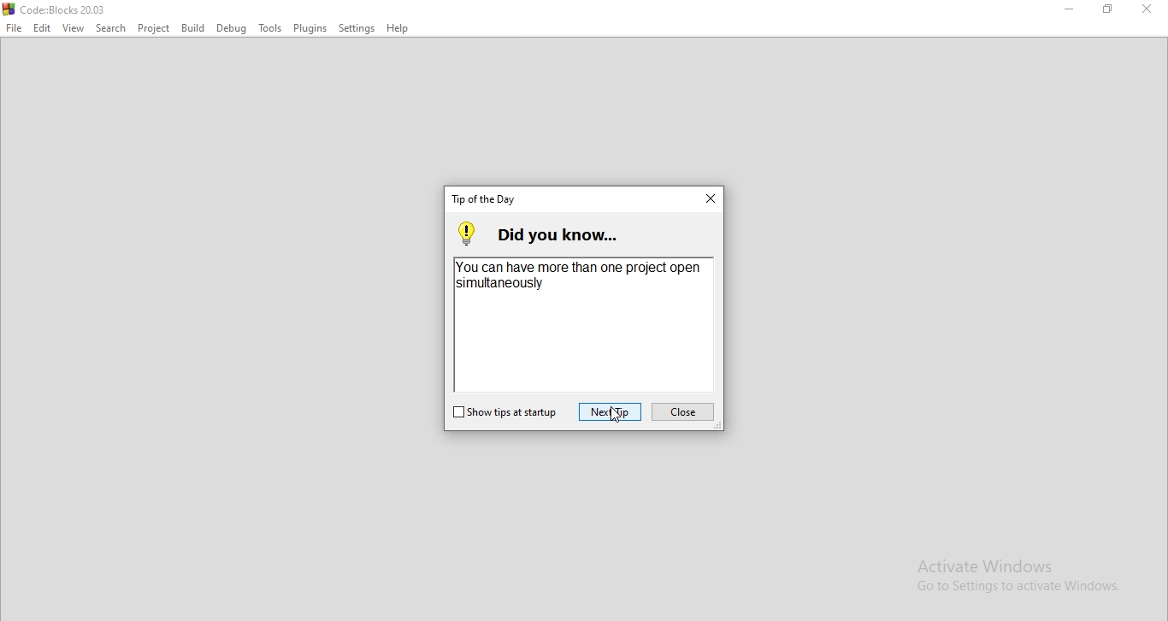 The image size is (1168, 621). Describe the element at coordinates (616, 416) in the screenshot. I see `cursor on Next Tip` at that location.